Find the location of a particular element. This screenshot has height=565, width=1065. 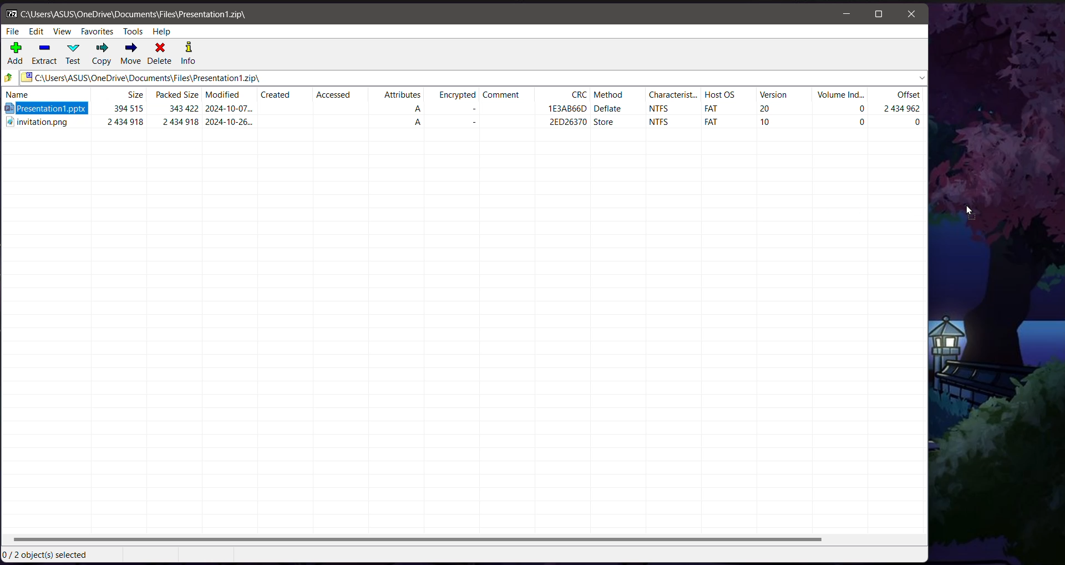

Horizontal Scroll Bar is located at coordinates (464, 540).